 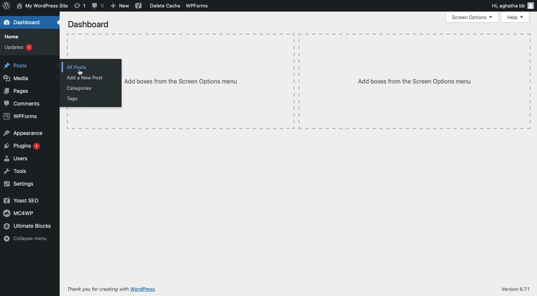 I want to click on Appearance, so click(x=24, y=133).